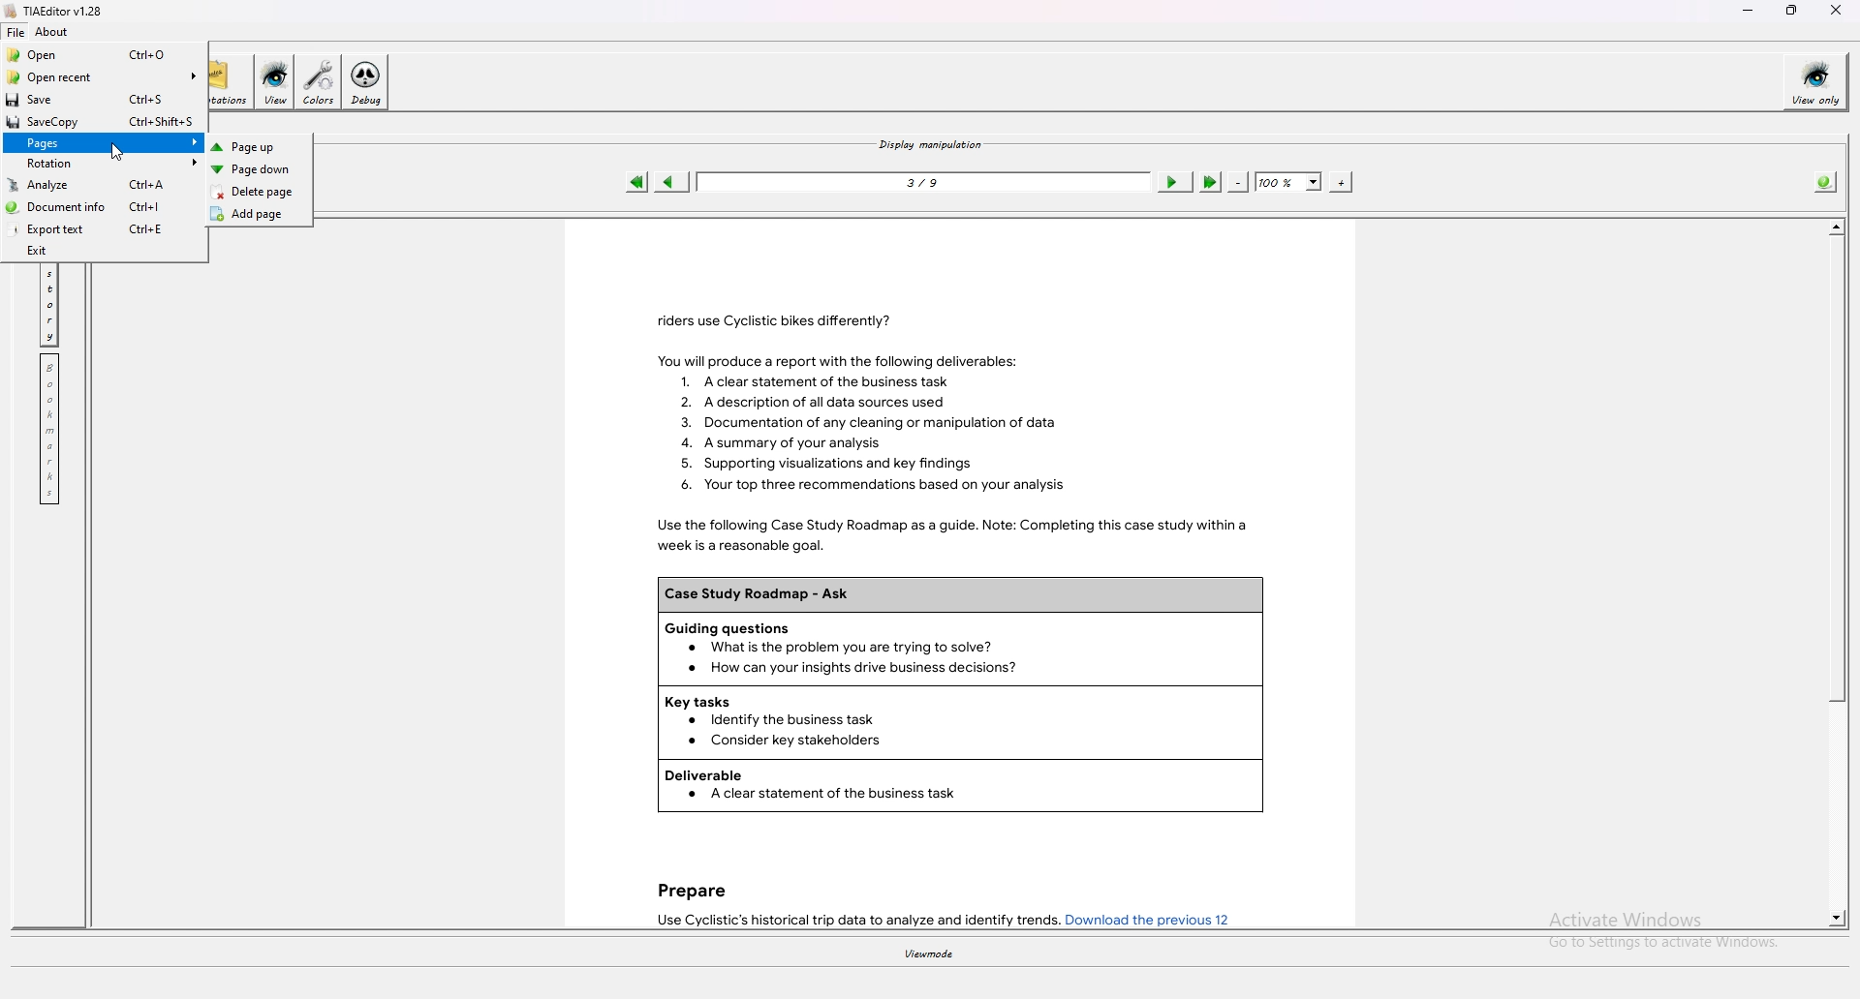  Describe the element at coordinates (1836, 469) in the screenshot. I see `scroll bar` at that location.